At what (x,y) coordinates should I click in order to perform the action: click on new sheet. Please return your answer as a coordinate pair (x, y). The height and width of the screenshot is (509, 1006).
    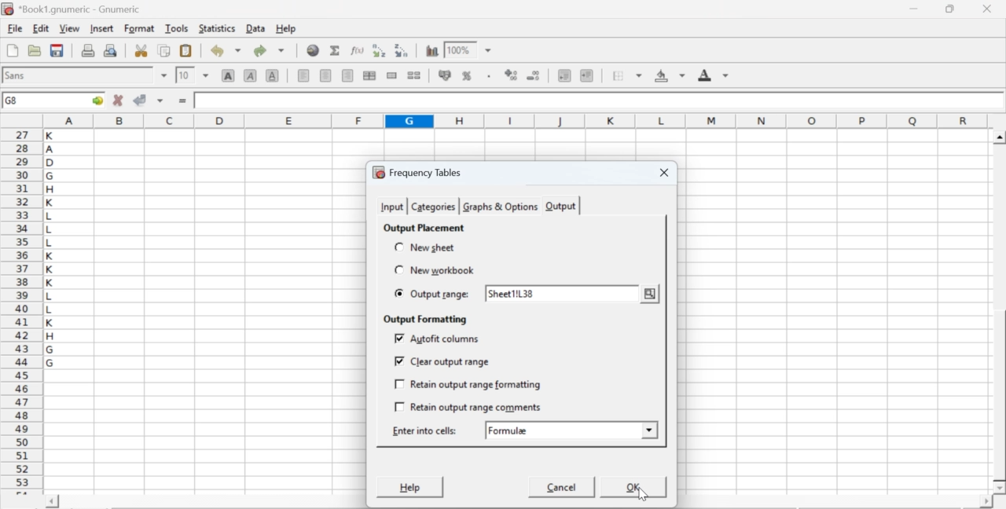
    Looking at the image, I should click on (426, 247).